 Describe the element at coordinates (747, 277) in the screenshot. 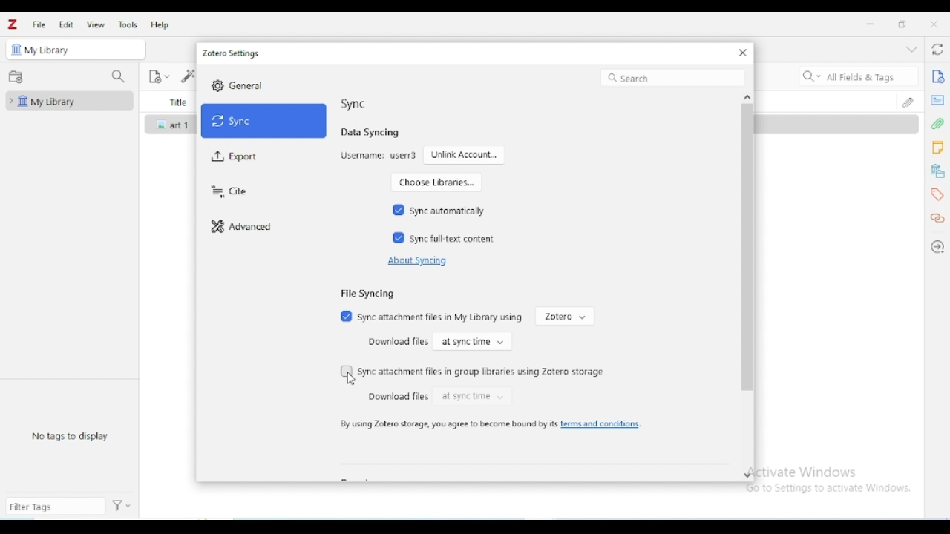

I see `vertical scroll bar` at that location.